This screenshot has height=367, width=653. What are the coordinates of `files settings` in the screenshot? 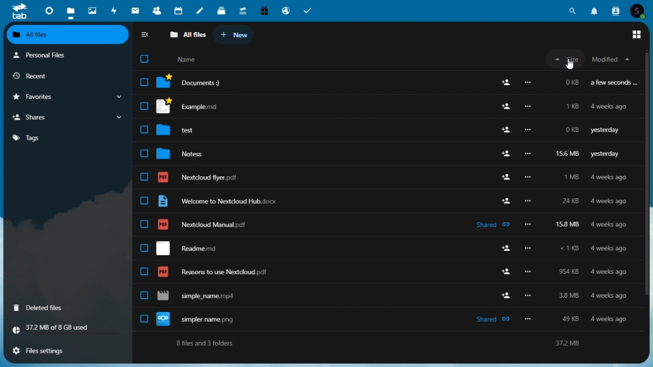 It's located at (69, 352).